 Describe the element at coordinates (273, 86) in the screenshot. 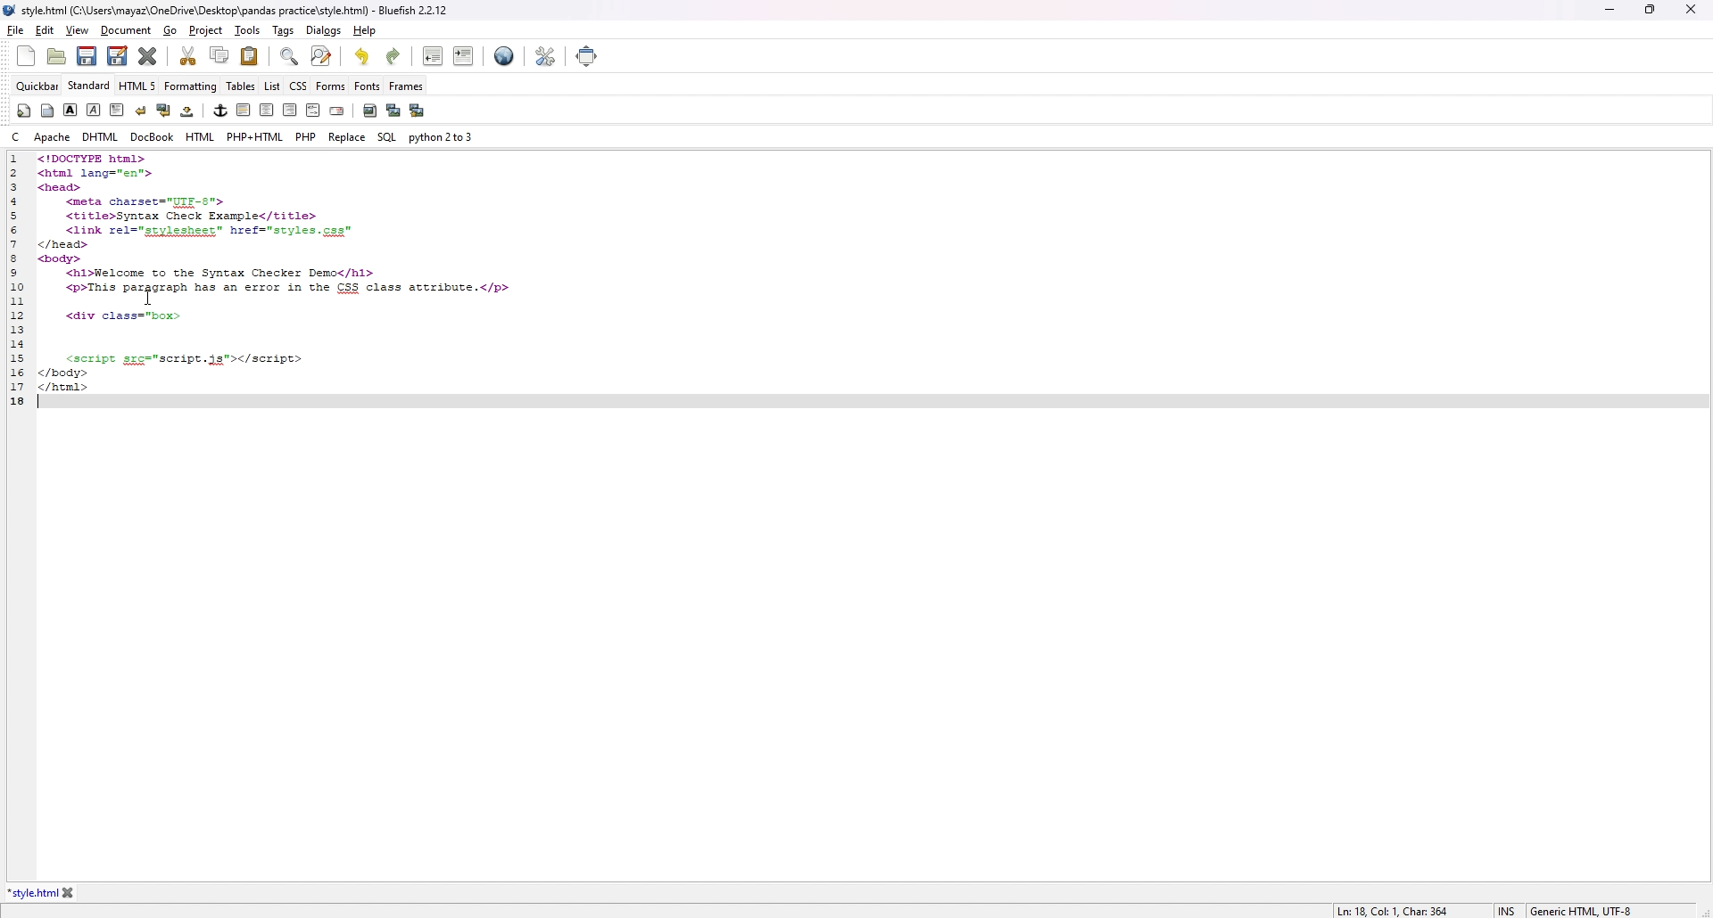

I see `list` at that location.